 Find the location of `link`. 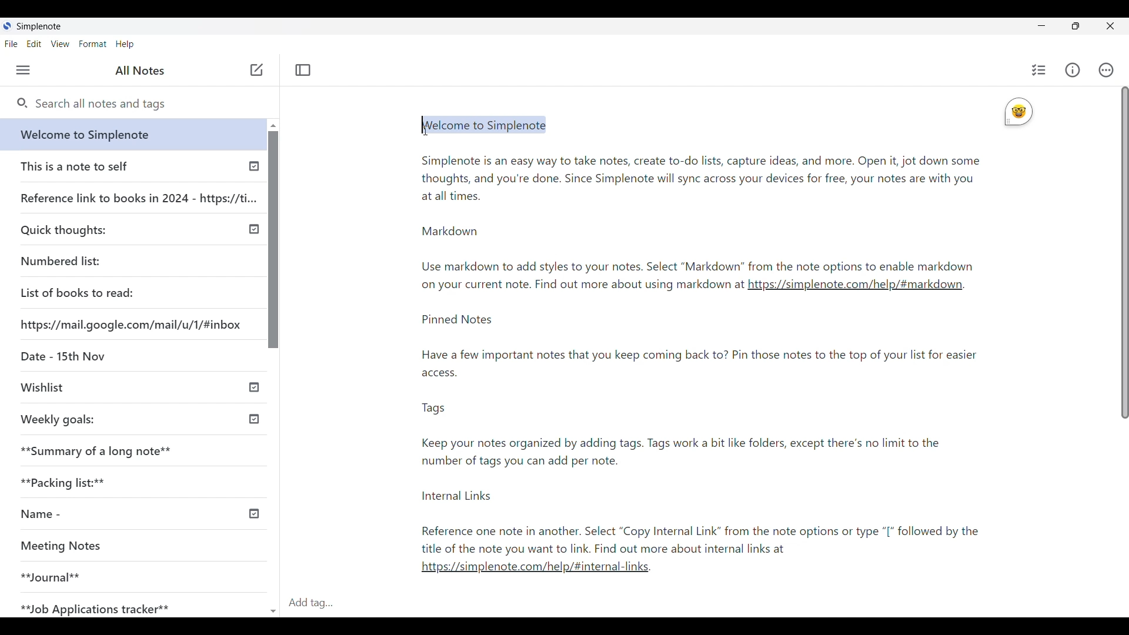

link is located at coordinates (540, 570).